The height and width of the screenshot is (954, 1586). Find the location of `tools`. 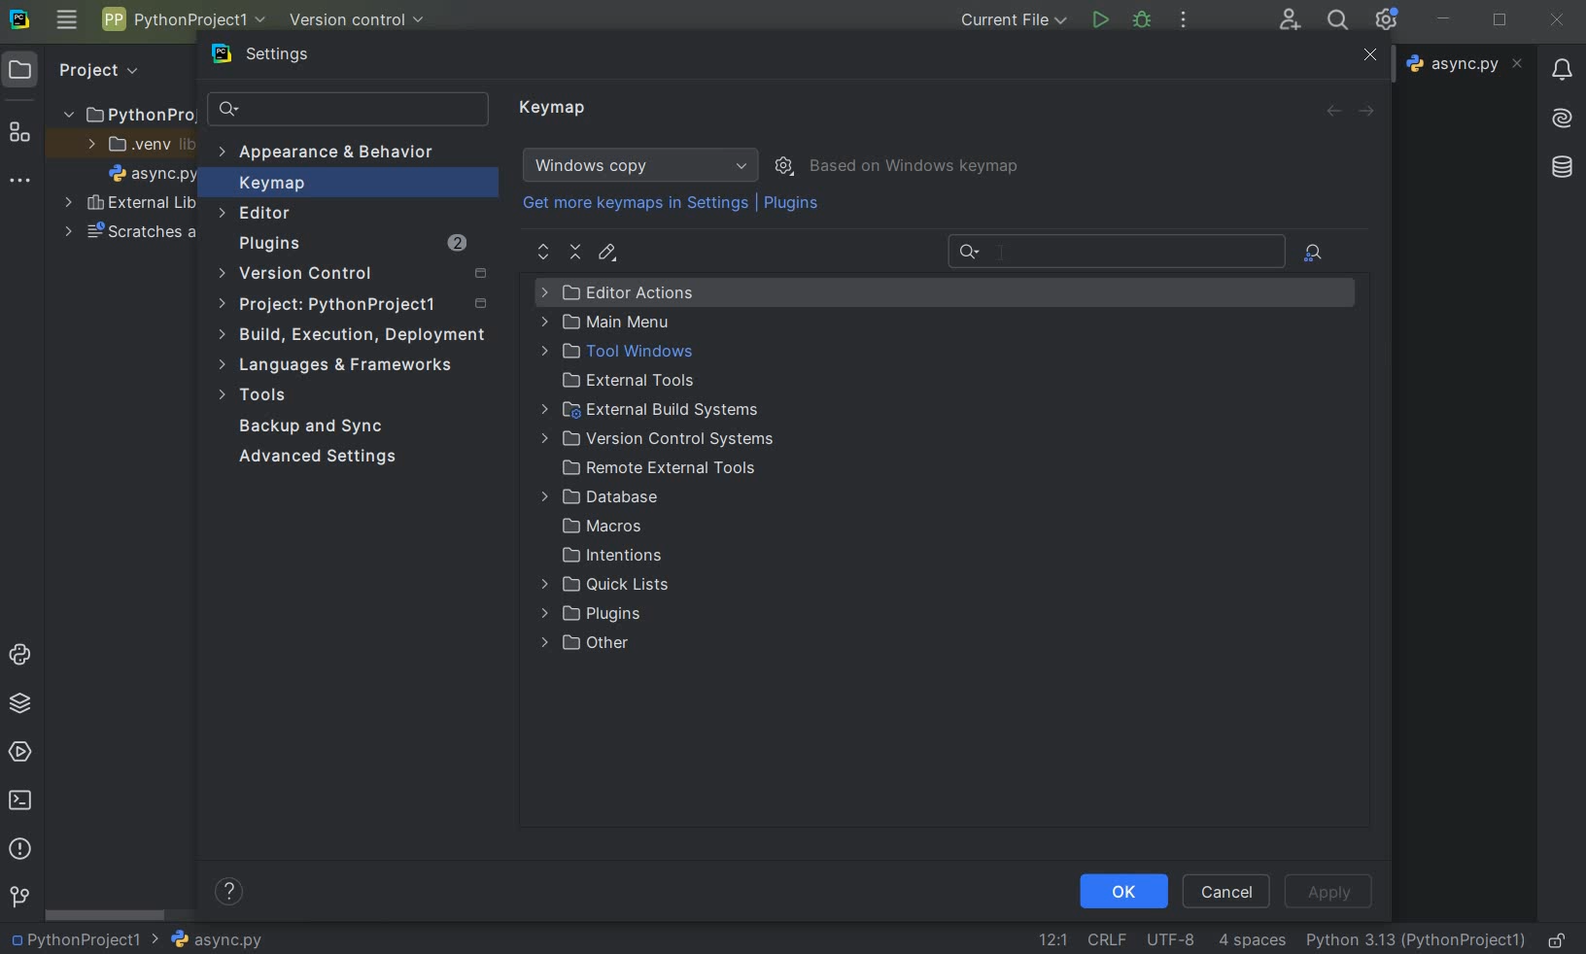

tools is located at coordinates (256, 397).